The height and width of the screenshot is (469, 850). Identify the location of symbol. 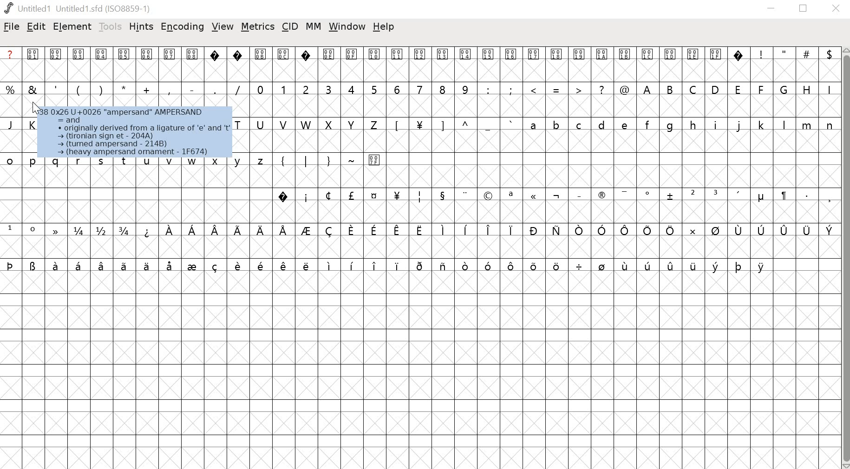
(284, 266).